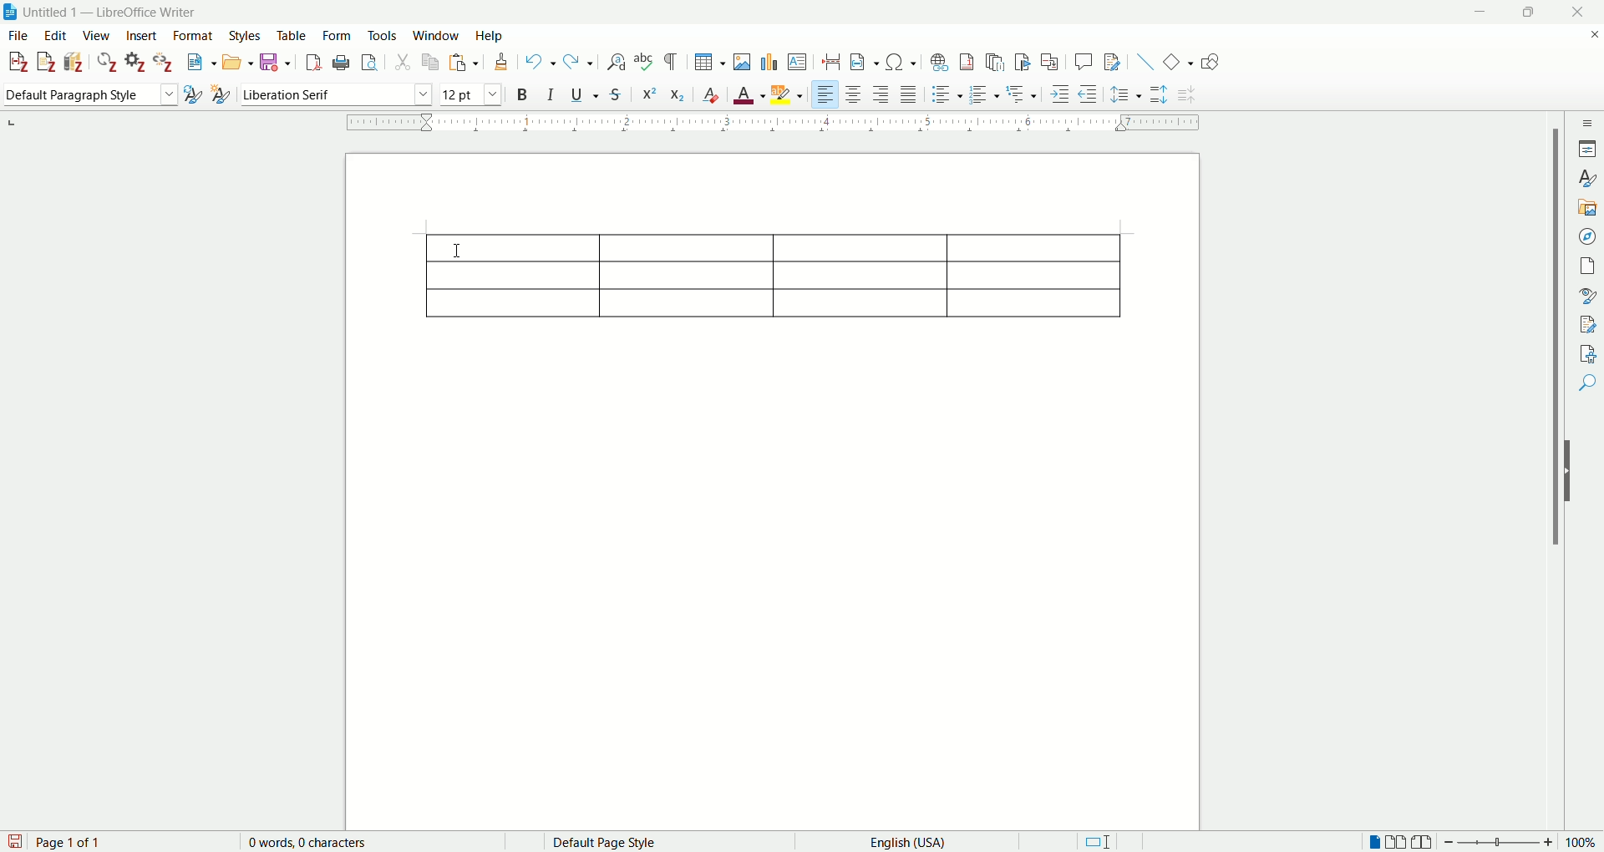 The image size is (1604, 852). Describe the element at coordinates (497, 63) in the screenshot. I see `clone formatting` at that location.